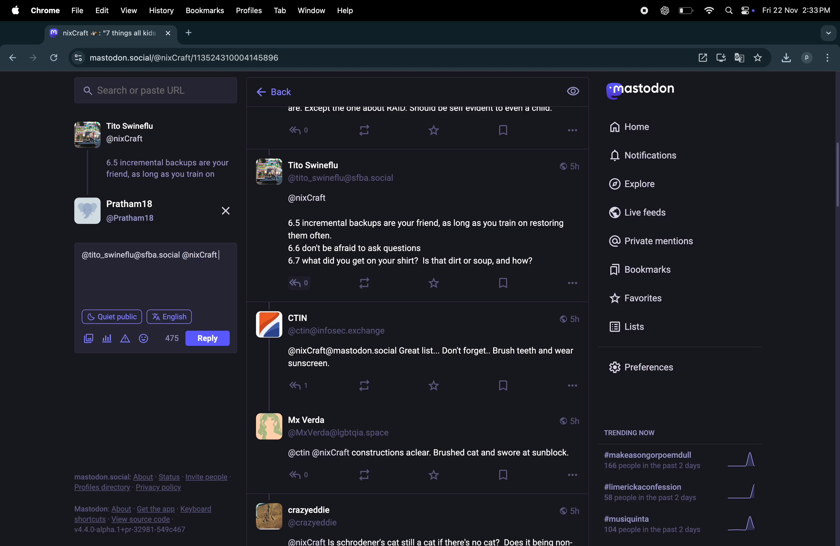 The image size is (840, 546). What do you see at coordinates (166, 169) in the screenshot?
I see `6.5 incremental backups are your
friend, as long as you train on` at bounding box center [166, 169].